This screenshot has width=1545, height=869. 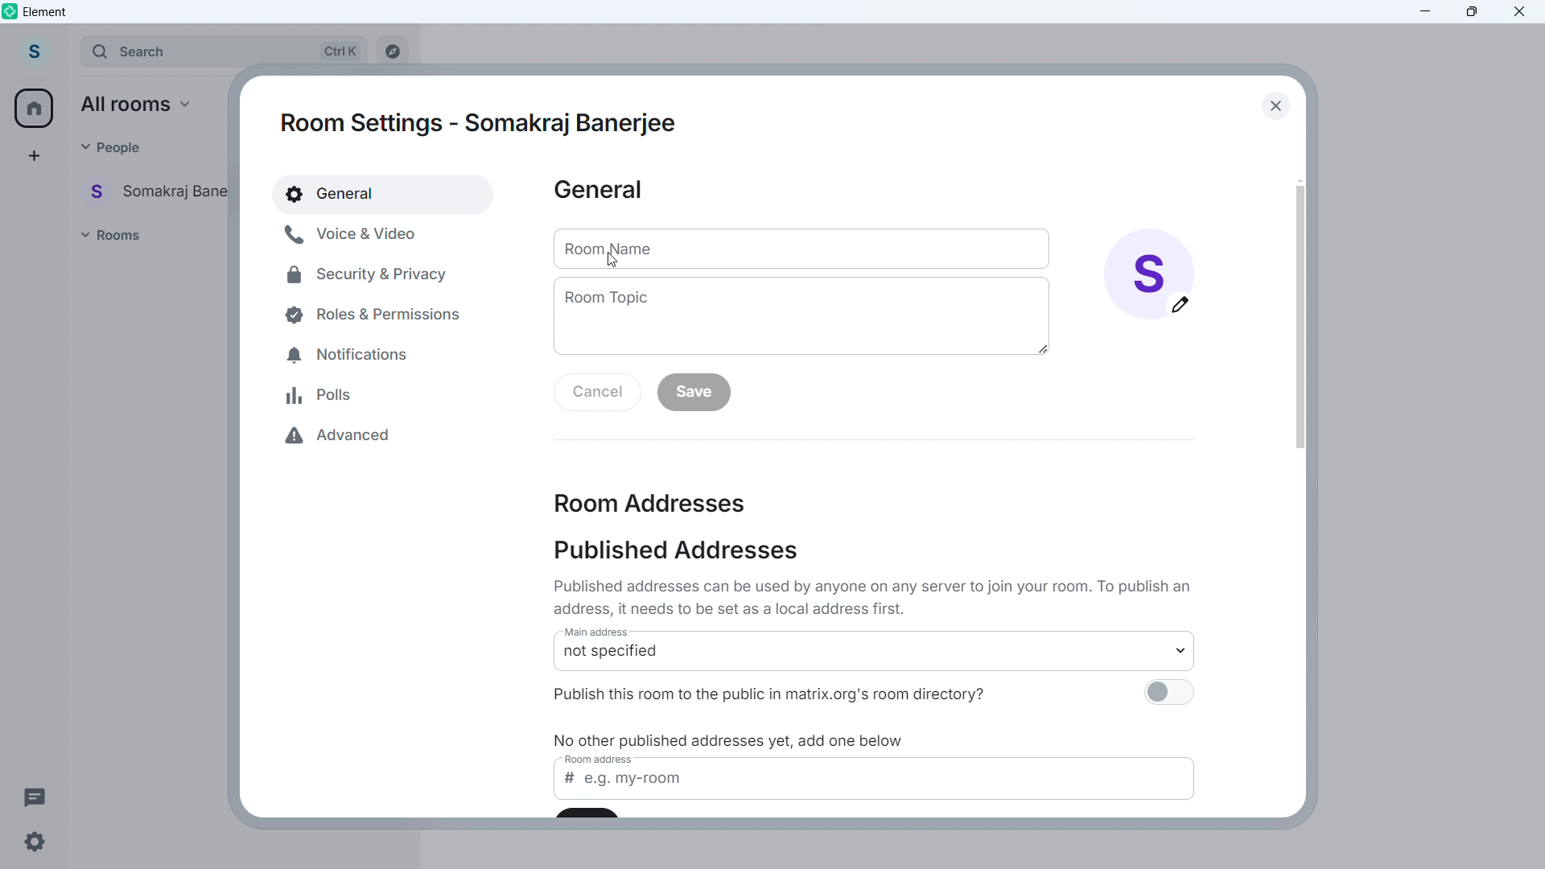 What do you see at coordinates (878, 787) in the screenshot?
I see `# e.g my-room` at bounding box center [878, 787].